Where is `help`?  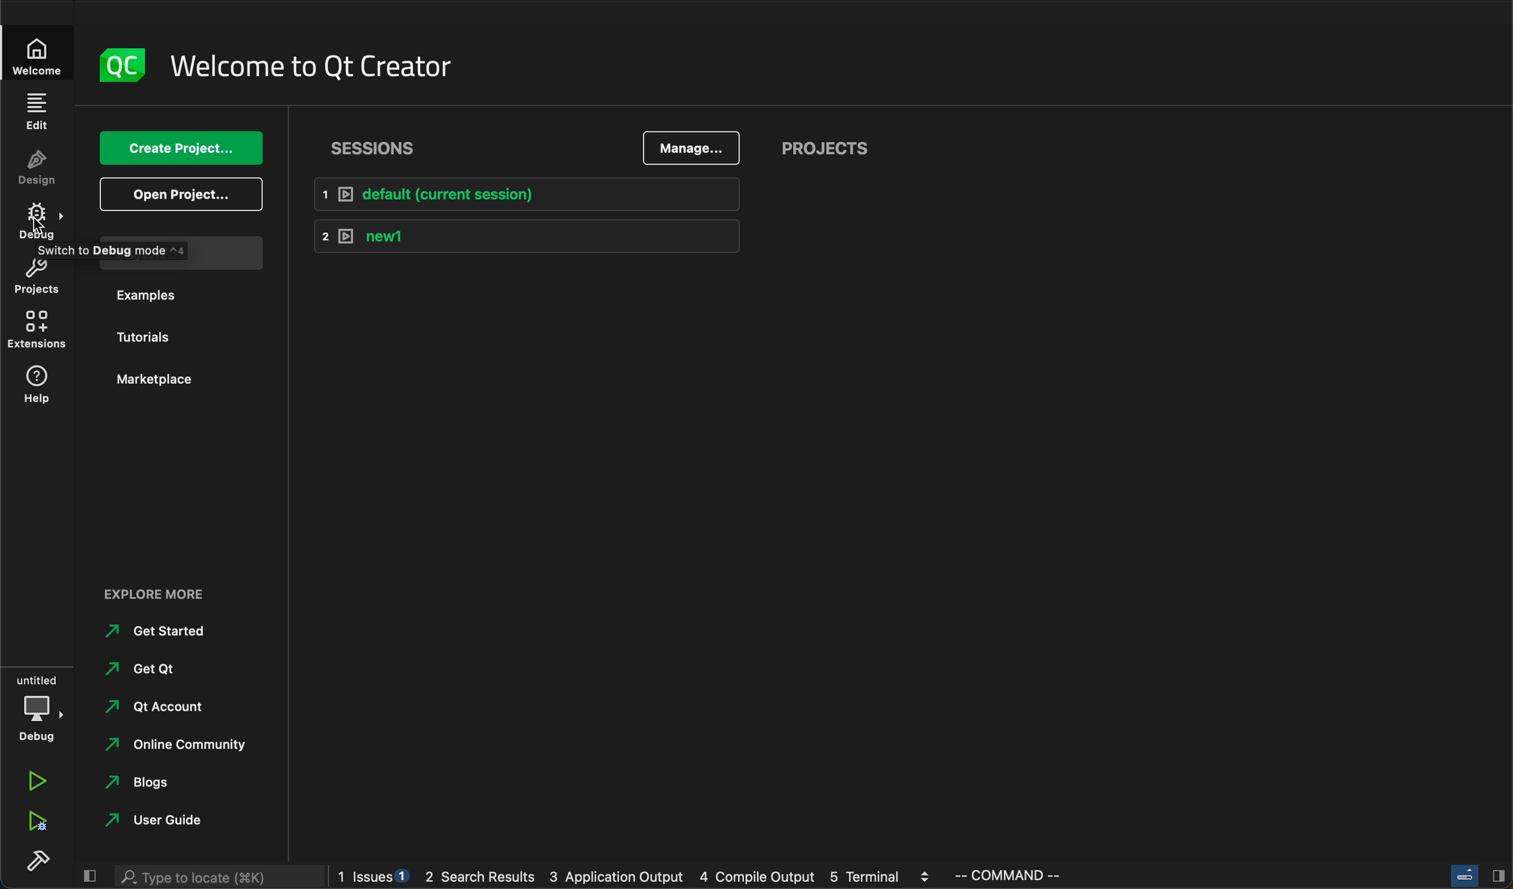
help is located at coordinates (40, 384).